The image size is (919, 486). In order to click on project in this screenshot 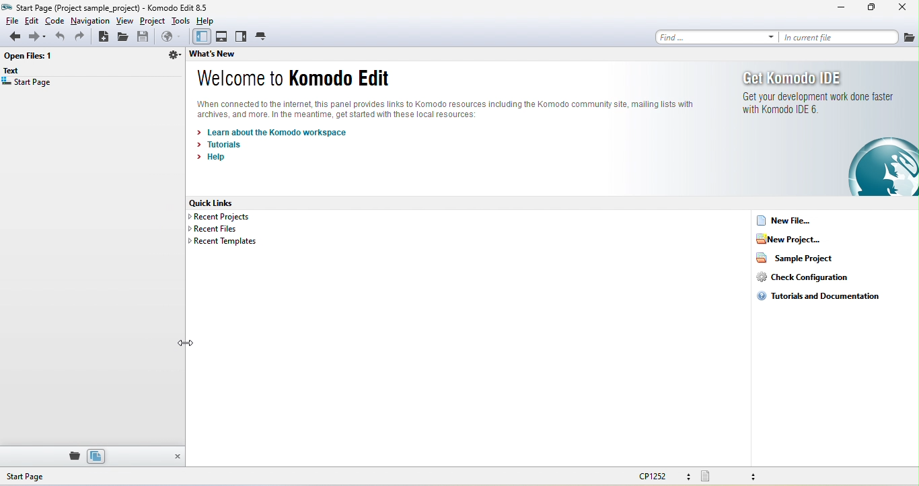, I will do `click(153, 21)`.